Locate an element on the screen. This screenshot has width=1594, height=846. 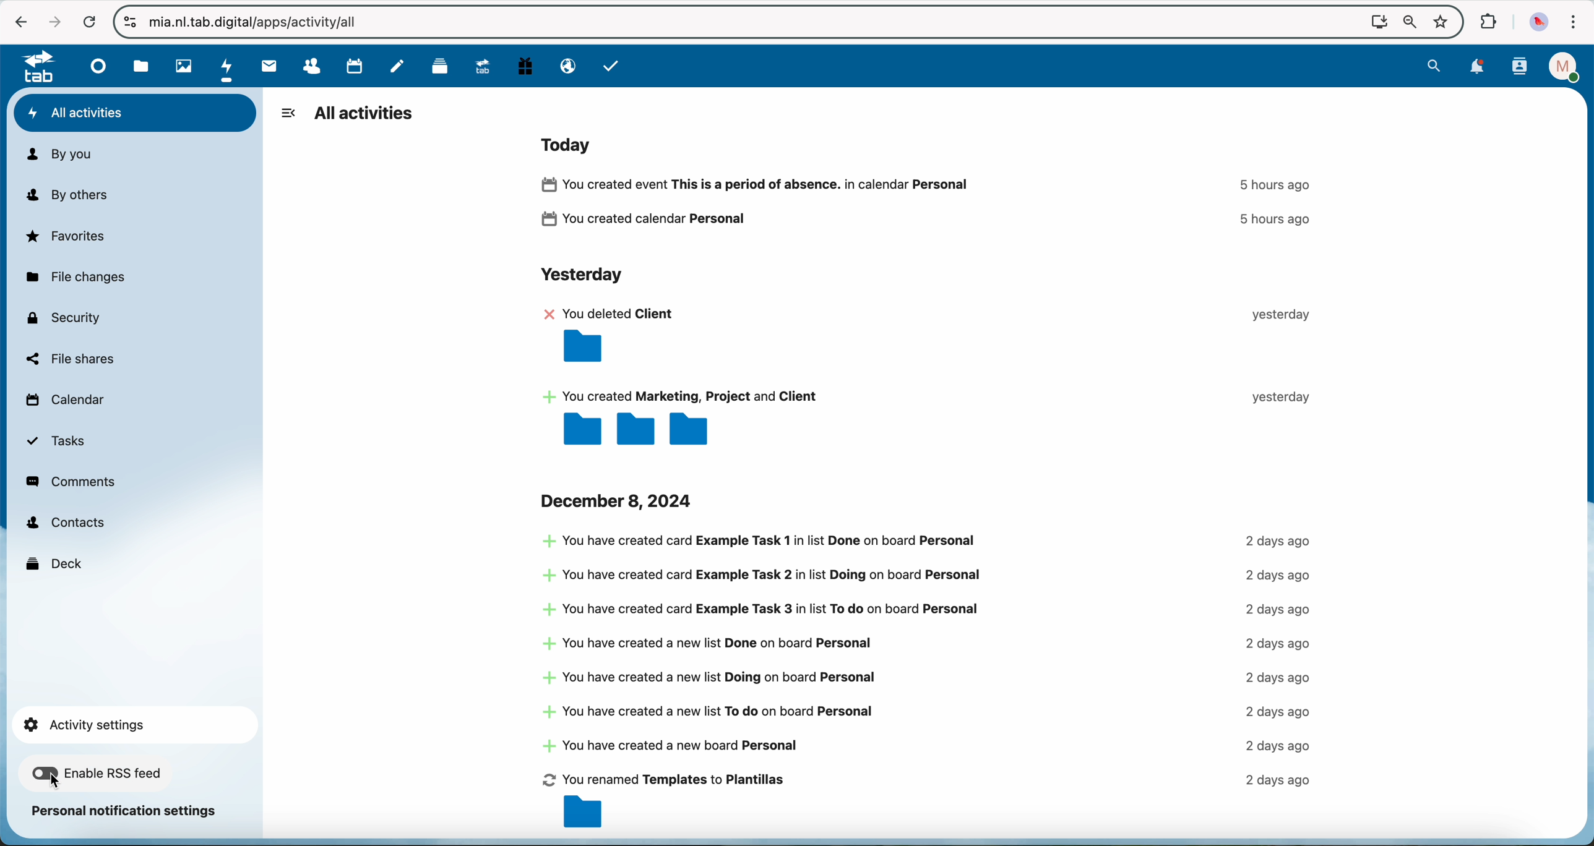
tasks is located at coordinates (611, 66).